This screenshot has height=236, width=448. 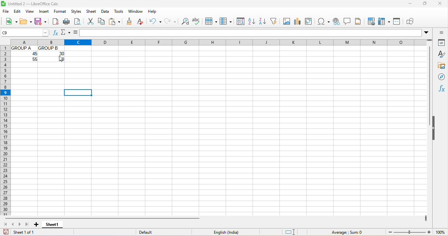 I want to click on print area, so click(x=372, y=21).